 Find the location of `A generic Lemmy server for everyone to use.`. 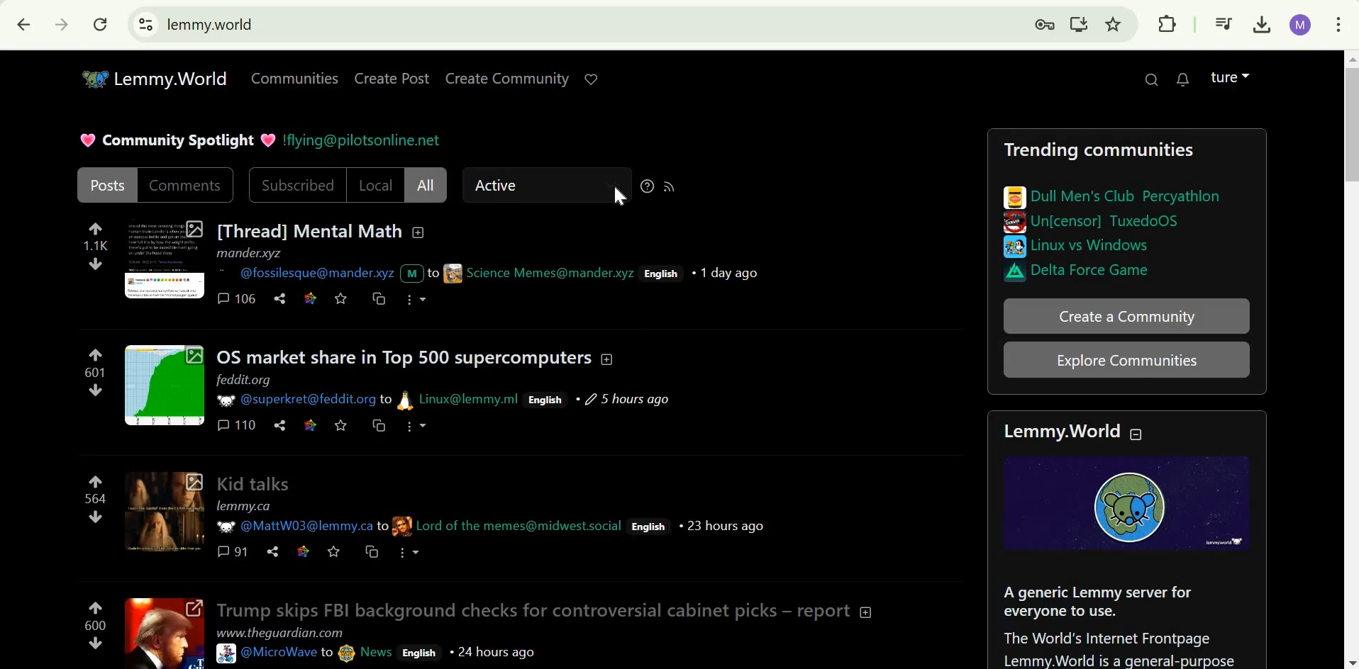

A generic Lemmy server for everyone to use. is located at coordinates (1102, 600).